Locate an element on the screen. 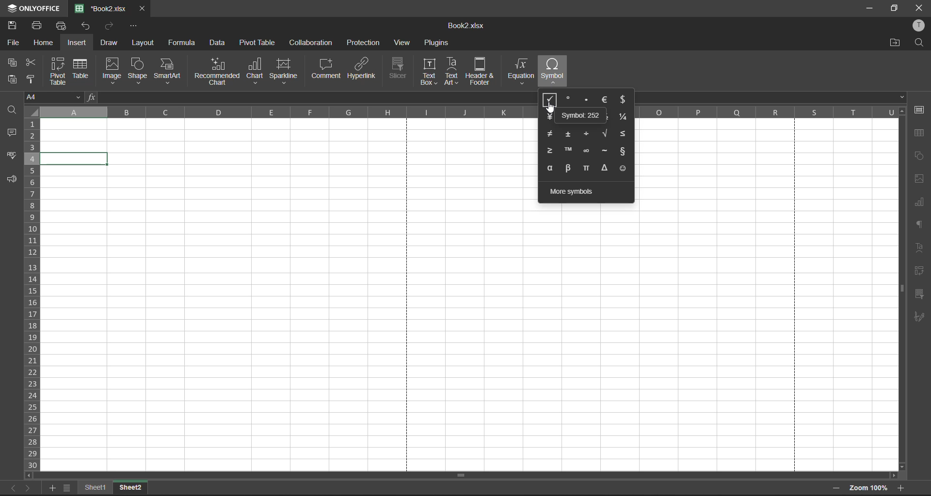 The width and height of the screenshot is (931, 496). close is located at coordinates (920, 7).